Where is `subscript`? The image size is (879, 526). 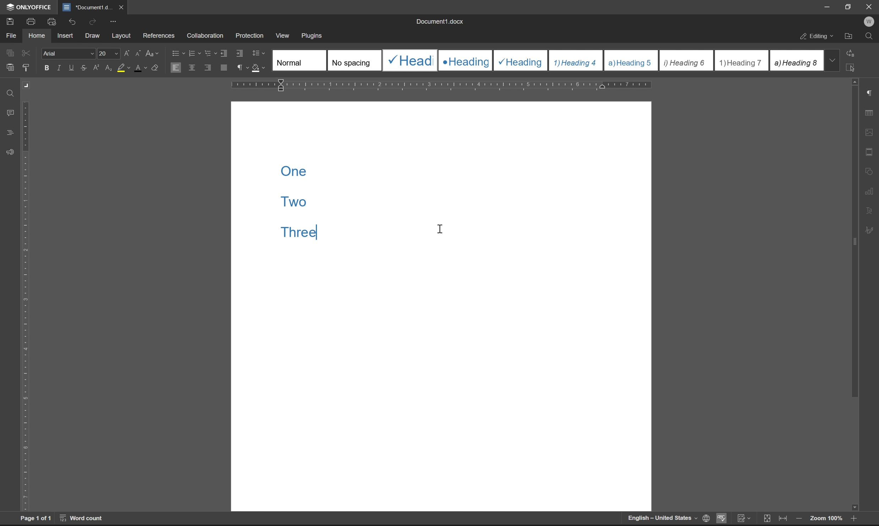
subscript is located at coordinates (109, 67).